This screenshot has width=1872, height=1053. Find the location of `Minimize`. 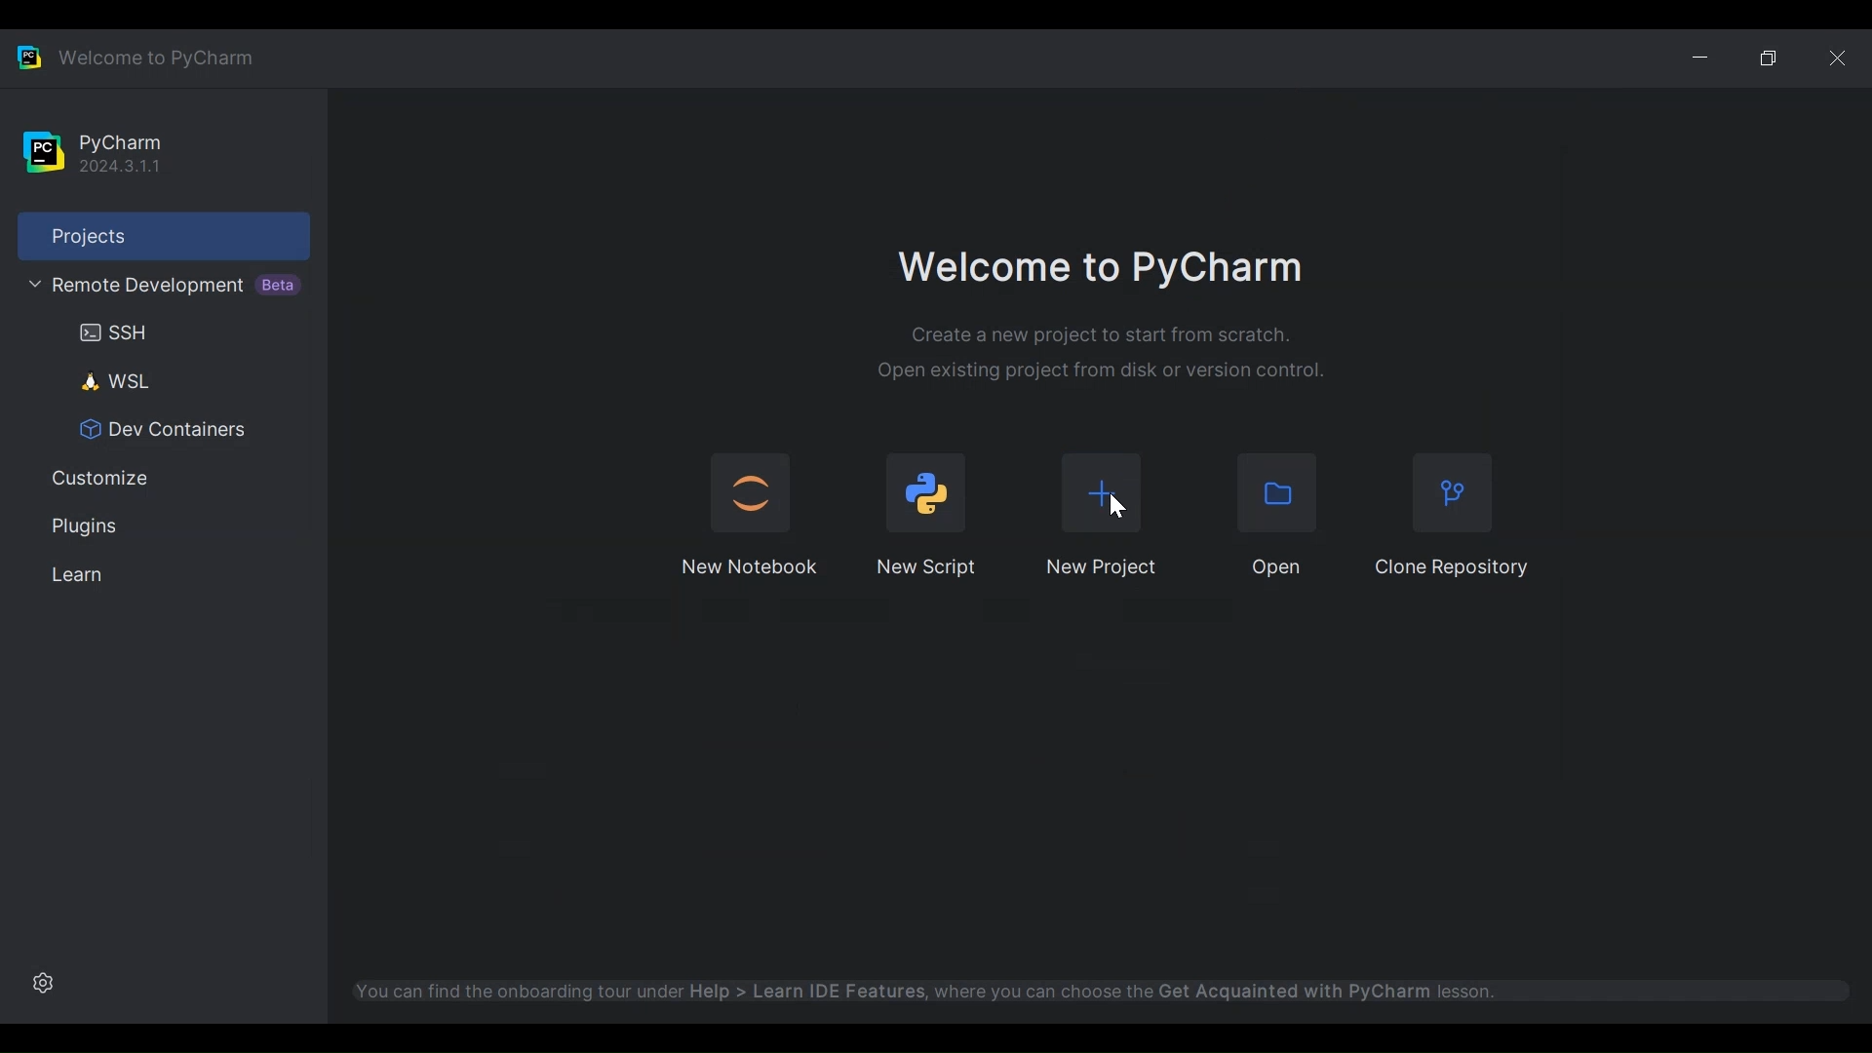

Minimize is located at coordinates (1706, 55).